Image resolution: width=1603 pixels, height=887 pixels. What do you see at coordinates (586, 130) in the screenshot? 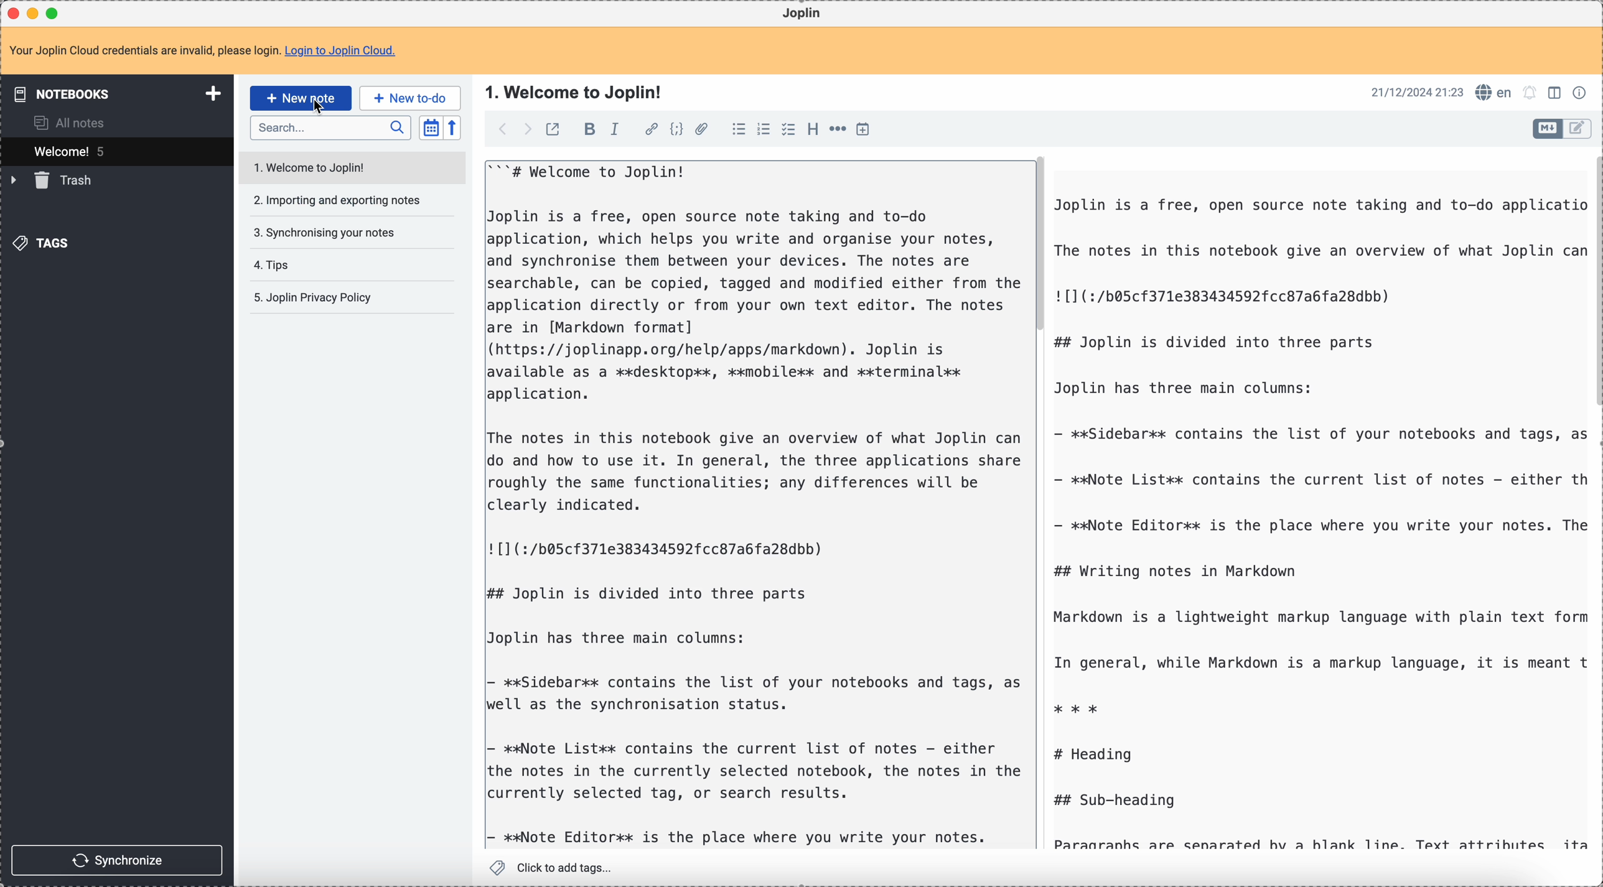
I see `bold` at bounding box center [586, 130].